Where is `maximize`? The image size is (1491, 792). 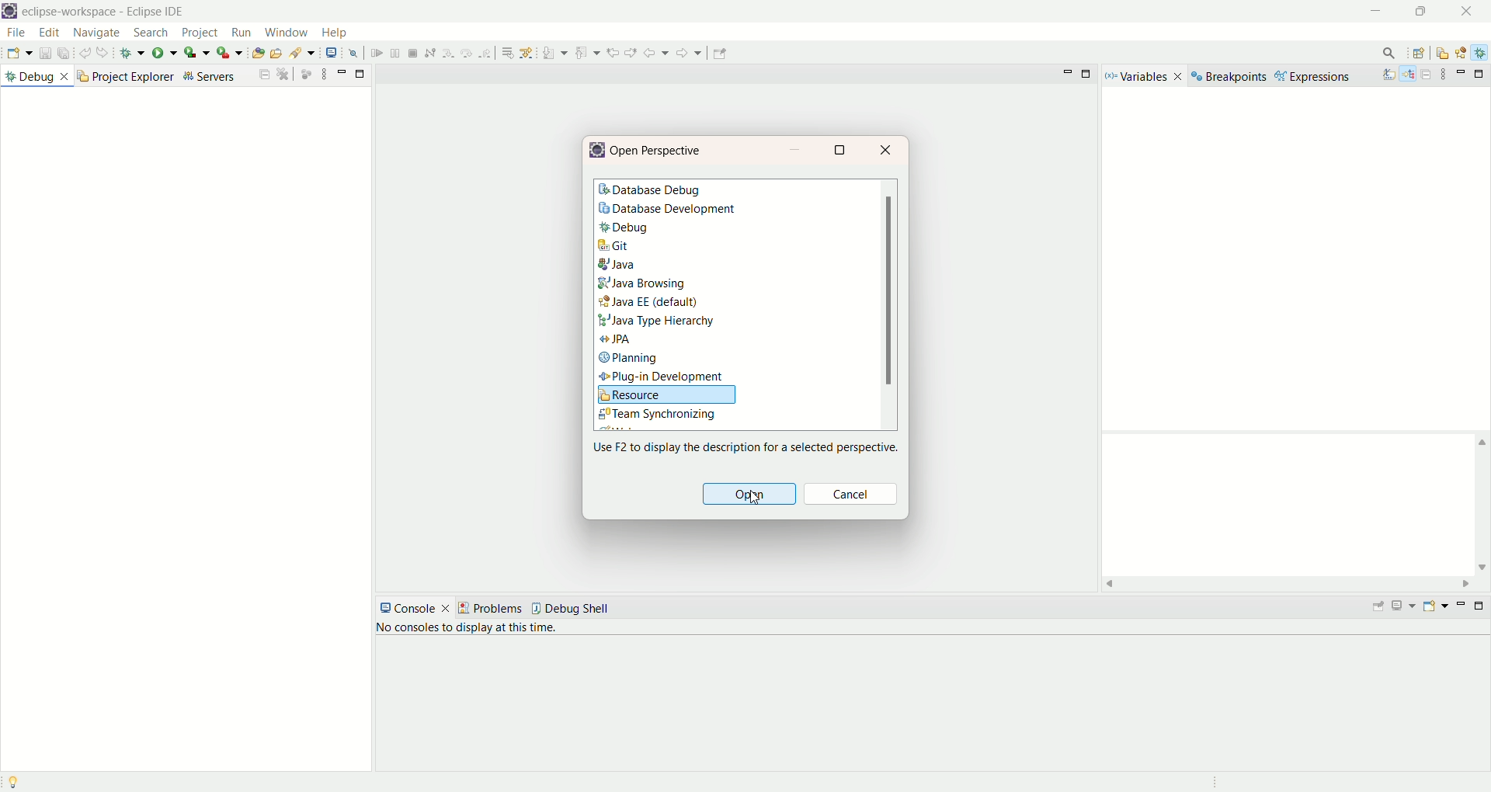
maximize is located at coordinates (1482, 609).